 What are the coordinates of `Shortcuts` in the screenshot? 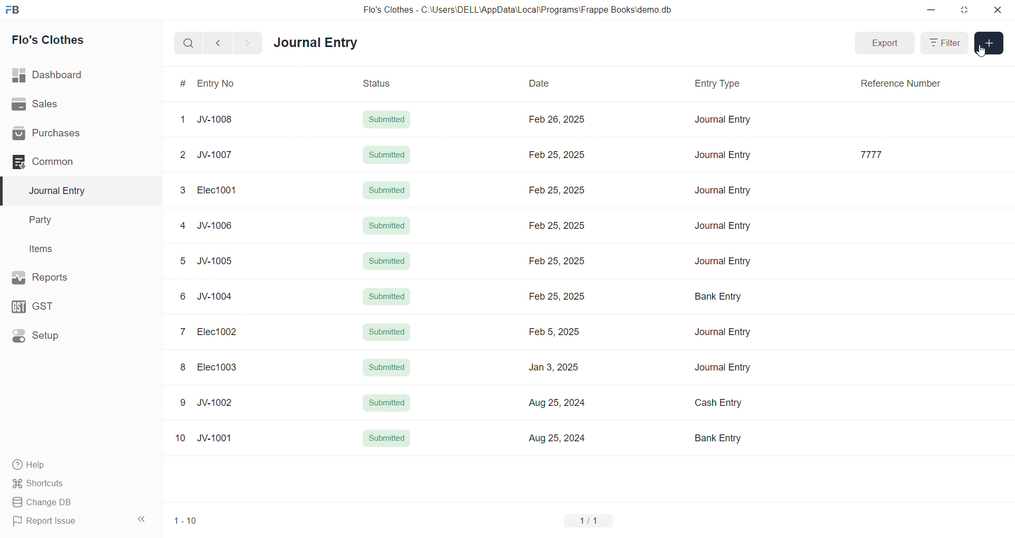 It's located at (64, 484).